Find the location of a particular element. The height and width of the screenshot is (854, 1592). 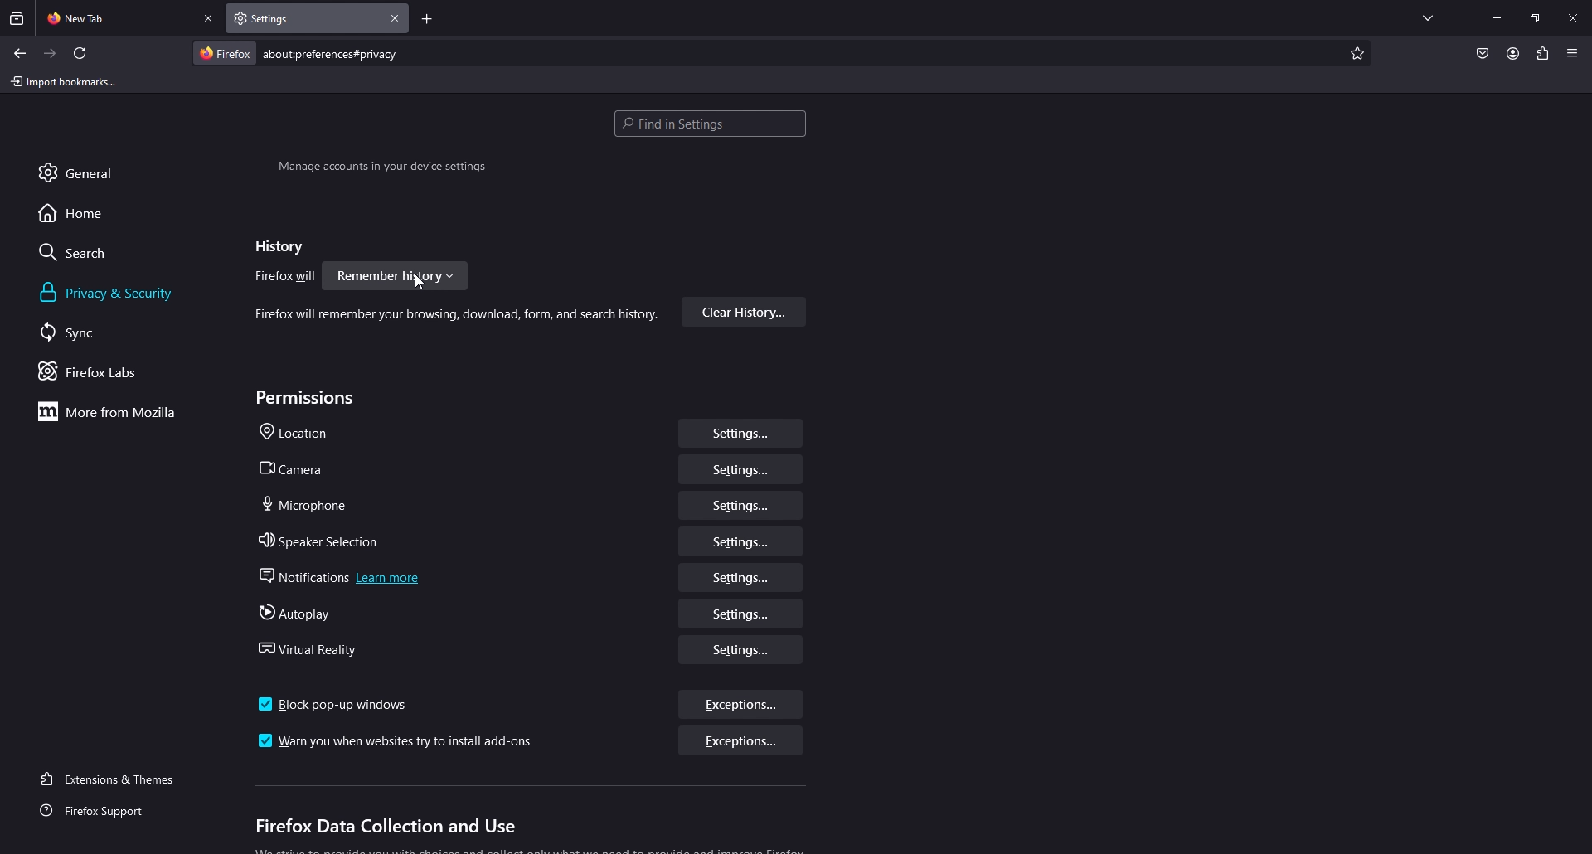

search settings is located at coordinates (710, 125).